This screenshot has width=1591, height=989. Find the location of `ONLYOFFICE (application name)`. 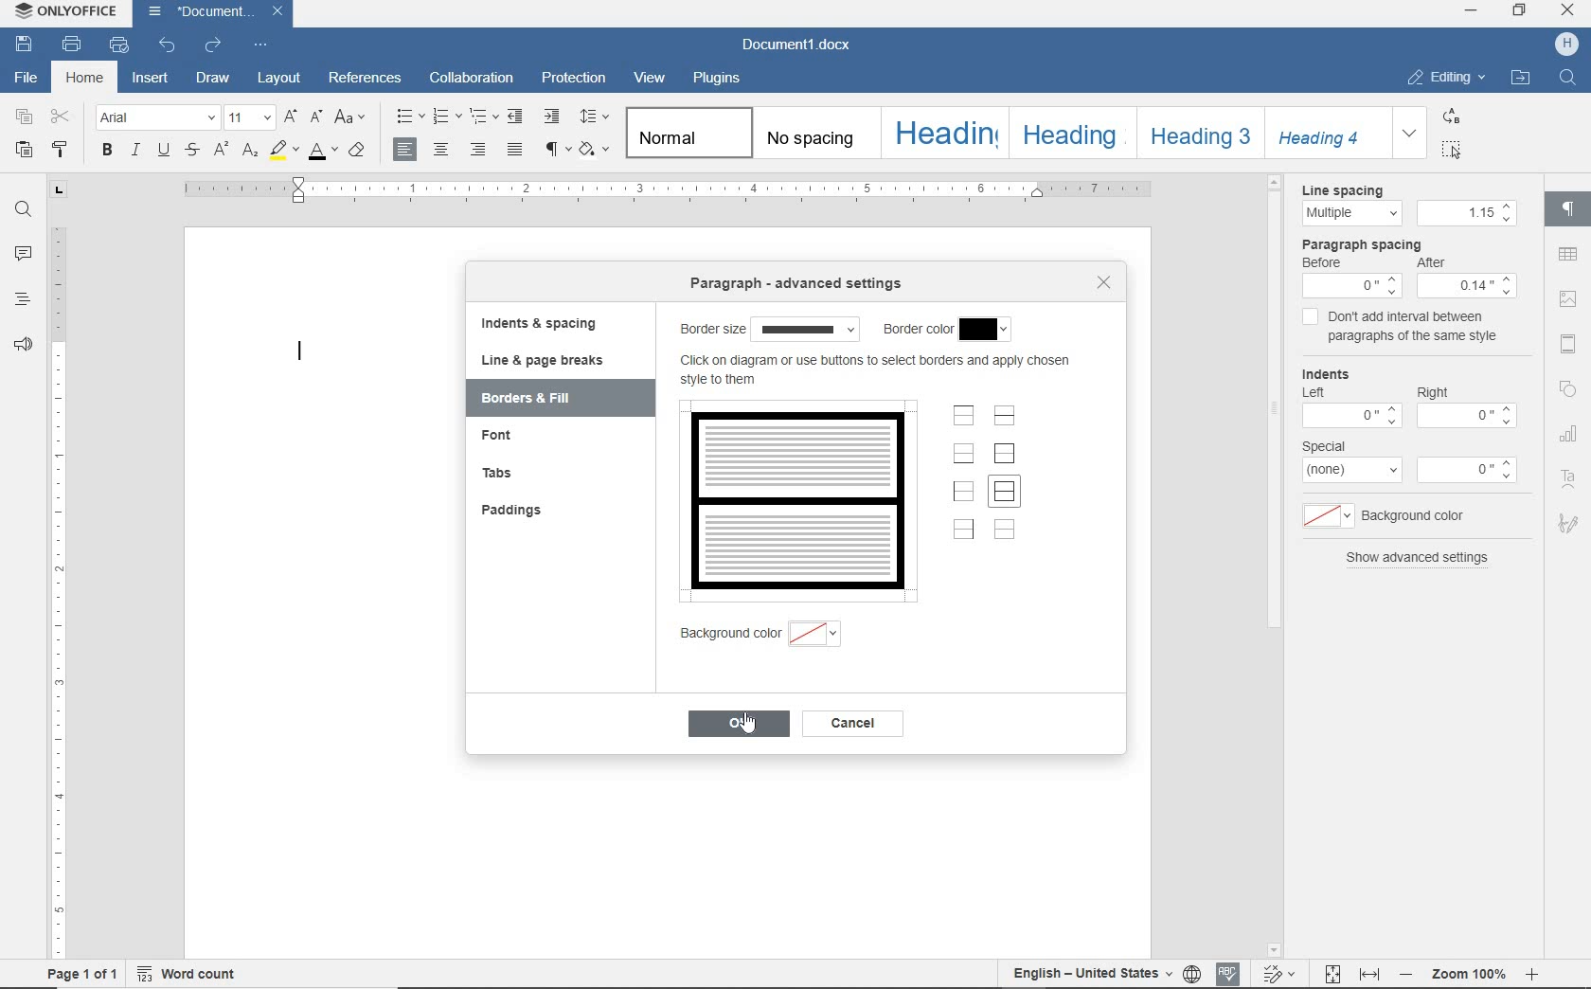

ONLYOFFICE (application name) is located at coordinates (71, 13).